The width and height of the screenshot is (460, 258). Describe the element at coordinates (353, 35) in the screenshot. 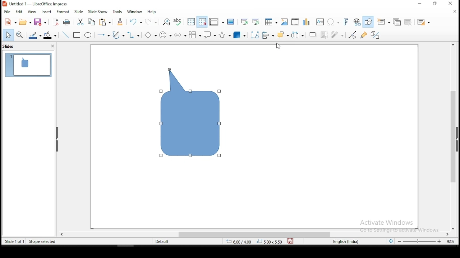

I see `toggle point edit mode` at that location.